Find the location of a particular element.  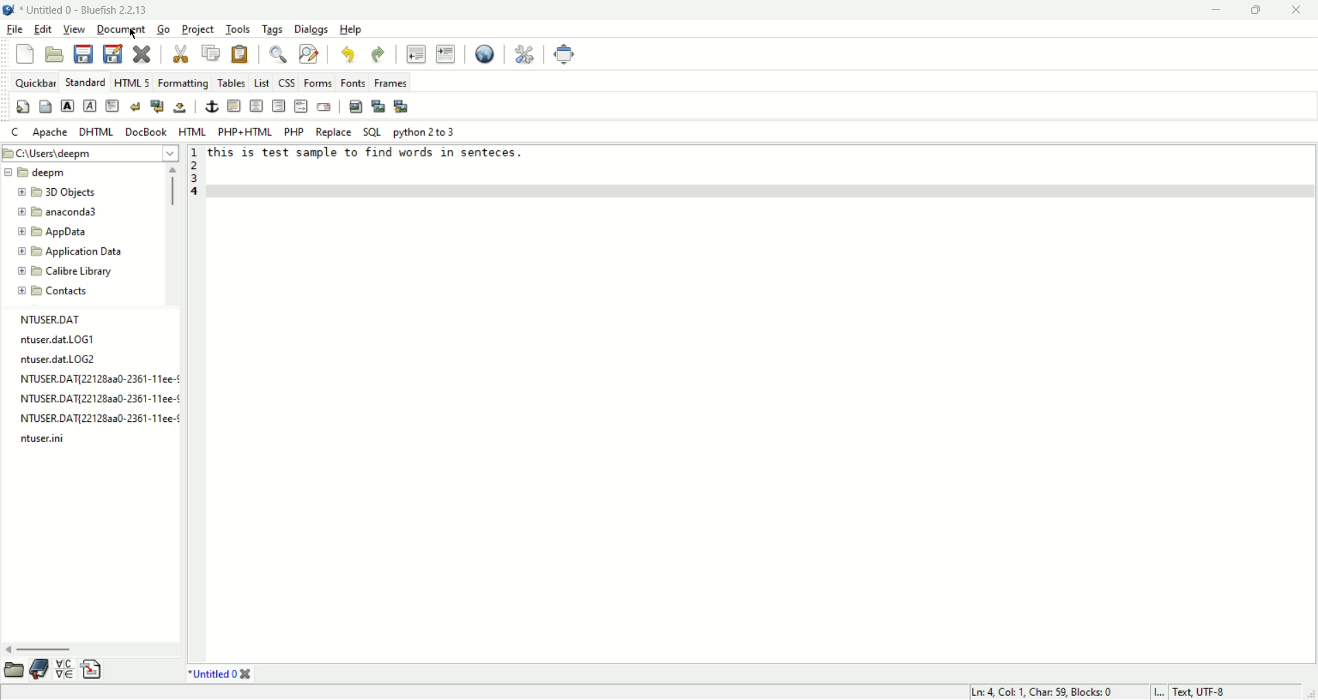

indent is located at coordinates (448, 54).